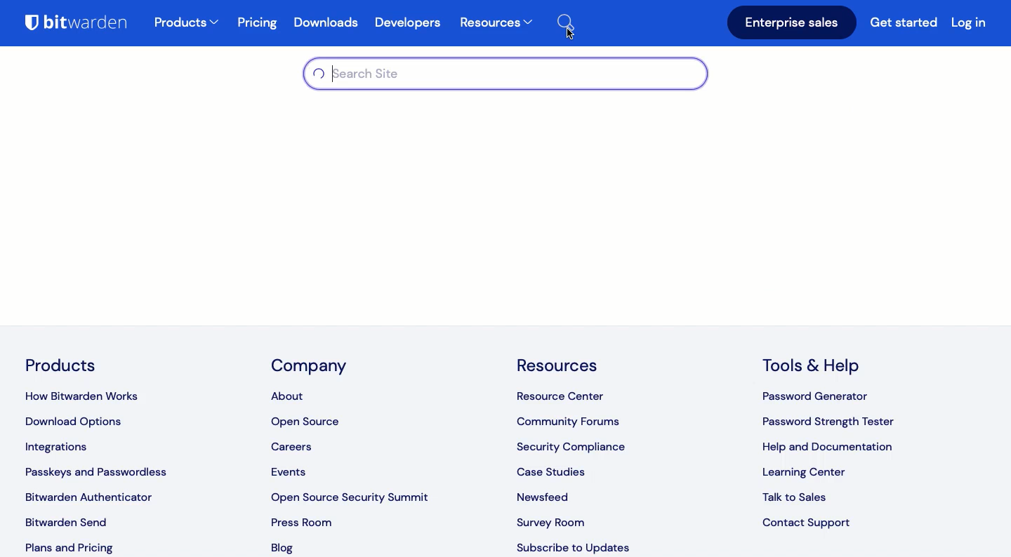 The height and width of the screenshot is (557, 1011). Describe the element at coordinates (546, 493) in the screenshot. I see `newsfeed` at that location.